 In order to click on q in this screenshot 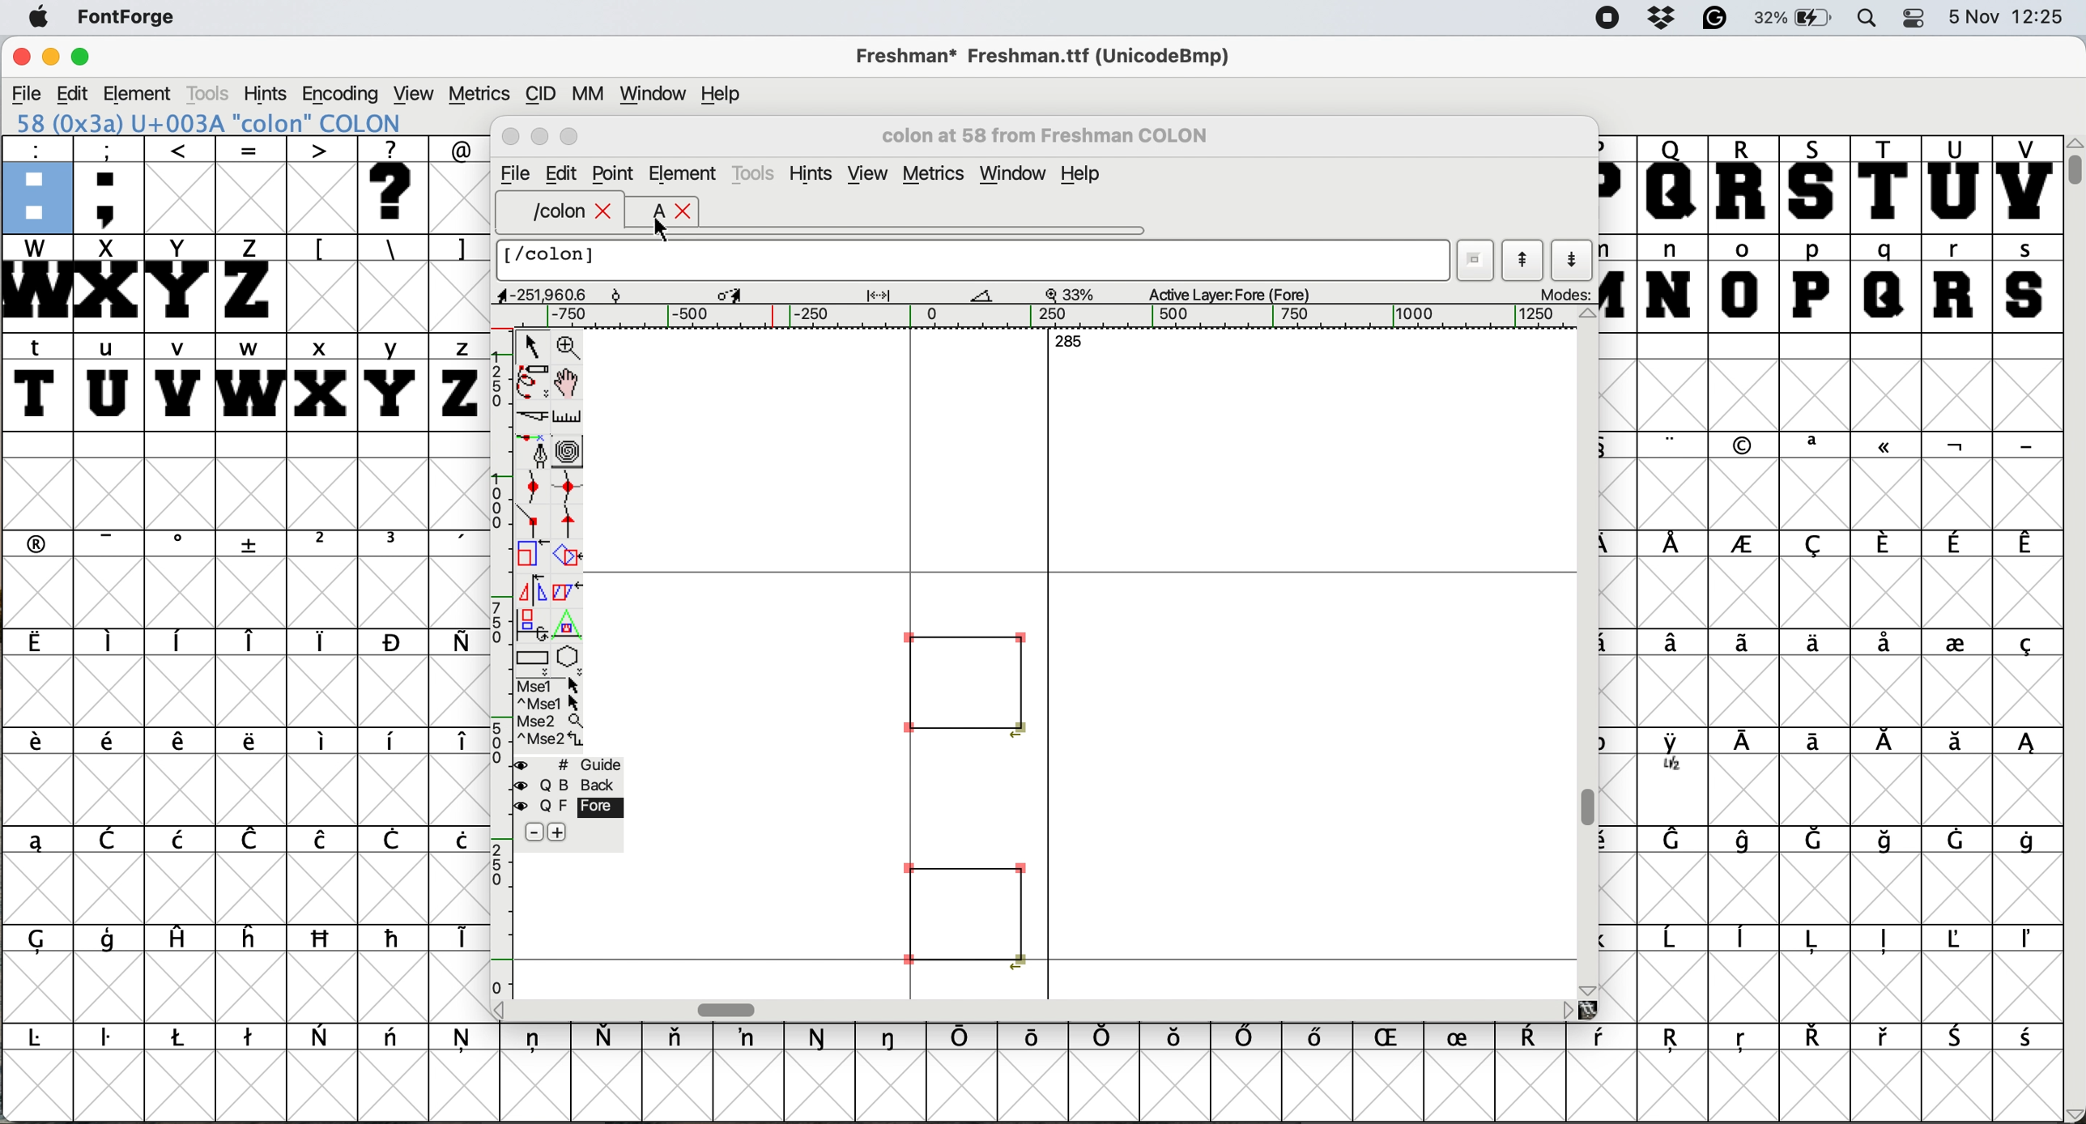, I will do `click(1886, 283)`.